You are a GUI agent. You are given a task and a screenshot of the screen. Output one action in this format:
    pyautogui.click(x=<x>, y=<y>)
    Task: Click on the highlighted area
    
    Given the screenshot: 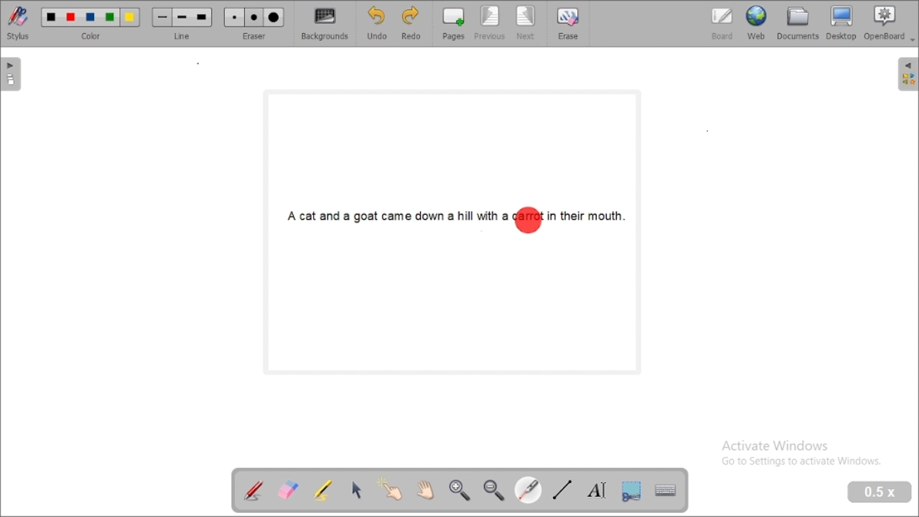 What is the action you would take?
    pyautogui.click(x=529, y=220)
    